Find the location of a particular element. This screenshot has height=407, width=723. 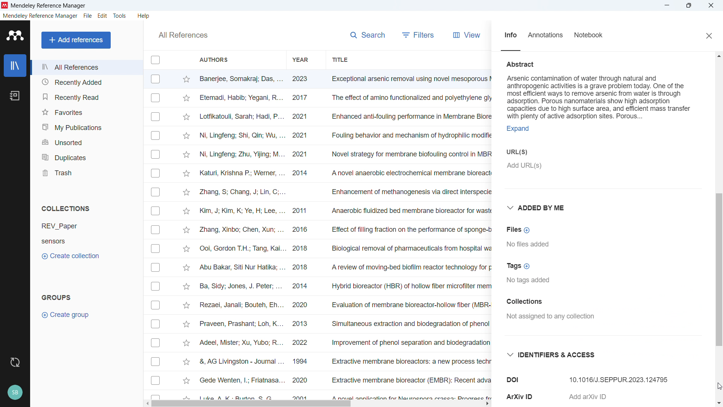

not assigned to any collection is located at coordinates (553, 317).